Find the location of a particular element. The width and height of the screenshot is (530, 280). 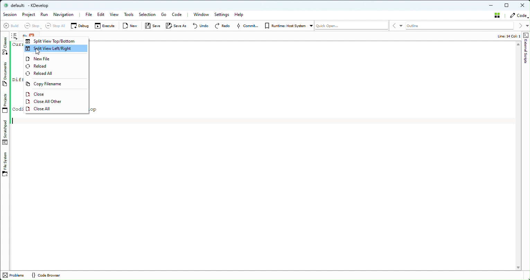

Projects is located at coordinates (7, 103).